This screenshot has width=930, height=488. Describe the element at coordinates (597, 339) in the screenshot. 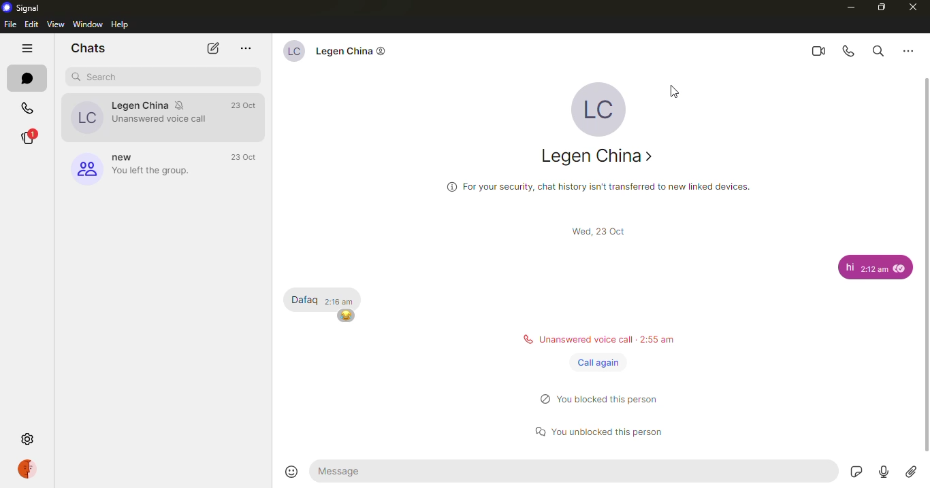

I see `status message` at that location.